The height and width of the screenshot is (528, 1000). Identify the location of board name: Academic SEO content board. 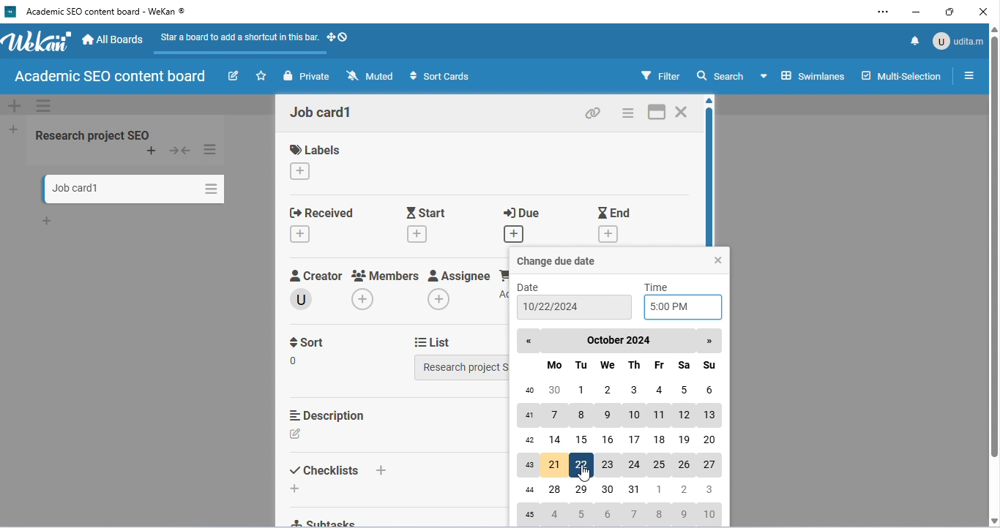
(108, 78).